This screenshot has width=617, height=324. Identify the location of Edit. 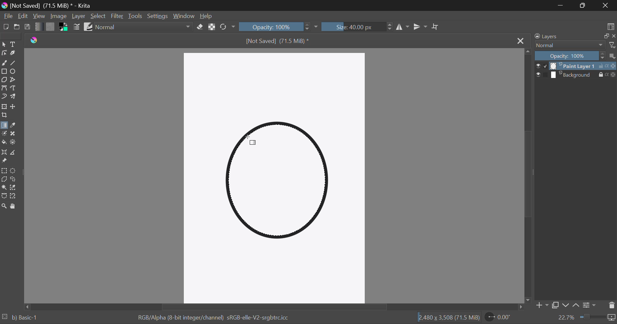
(22, 15).